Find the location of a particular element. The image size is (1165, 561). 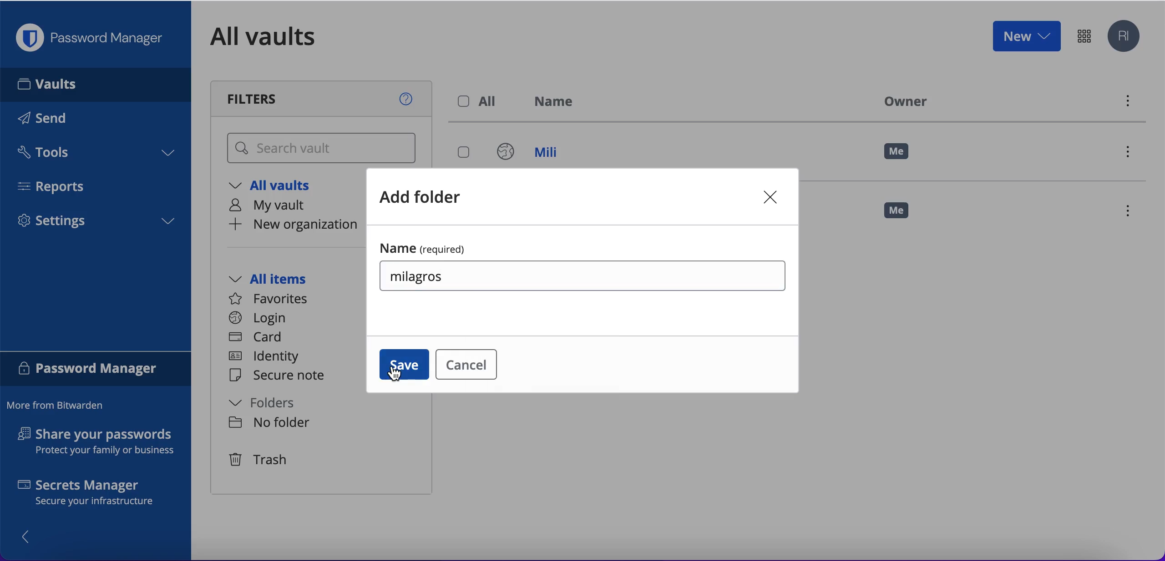

menu is located at coordinates (1126, 103).